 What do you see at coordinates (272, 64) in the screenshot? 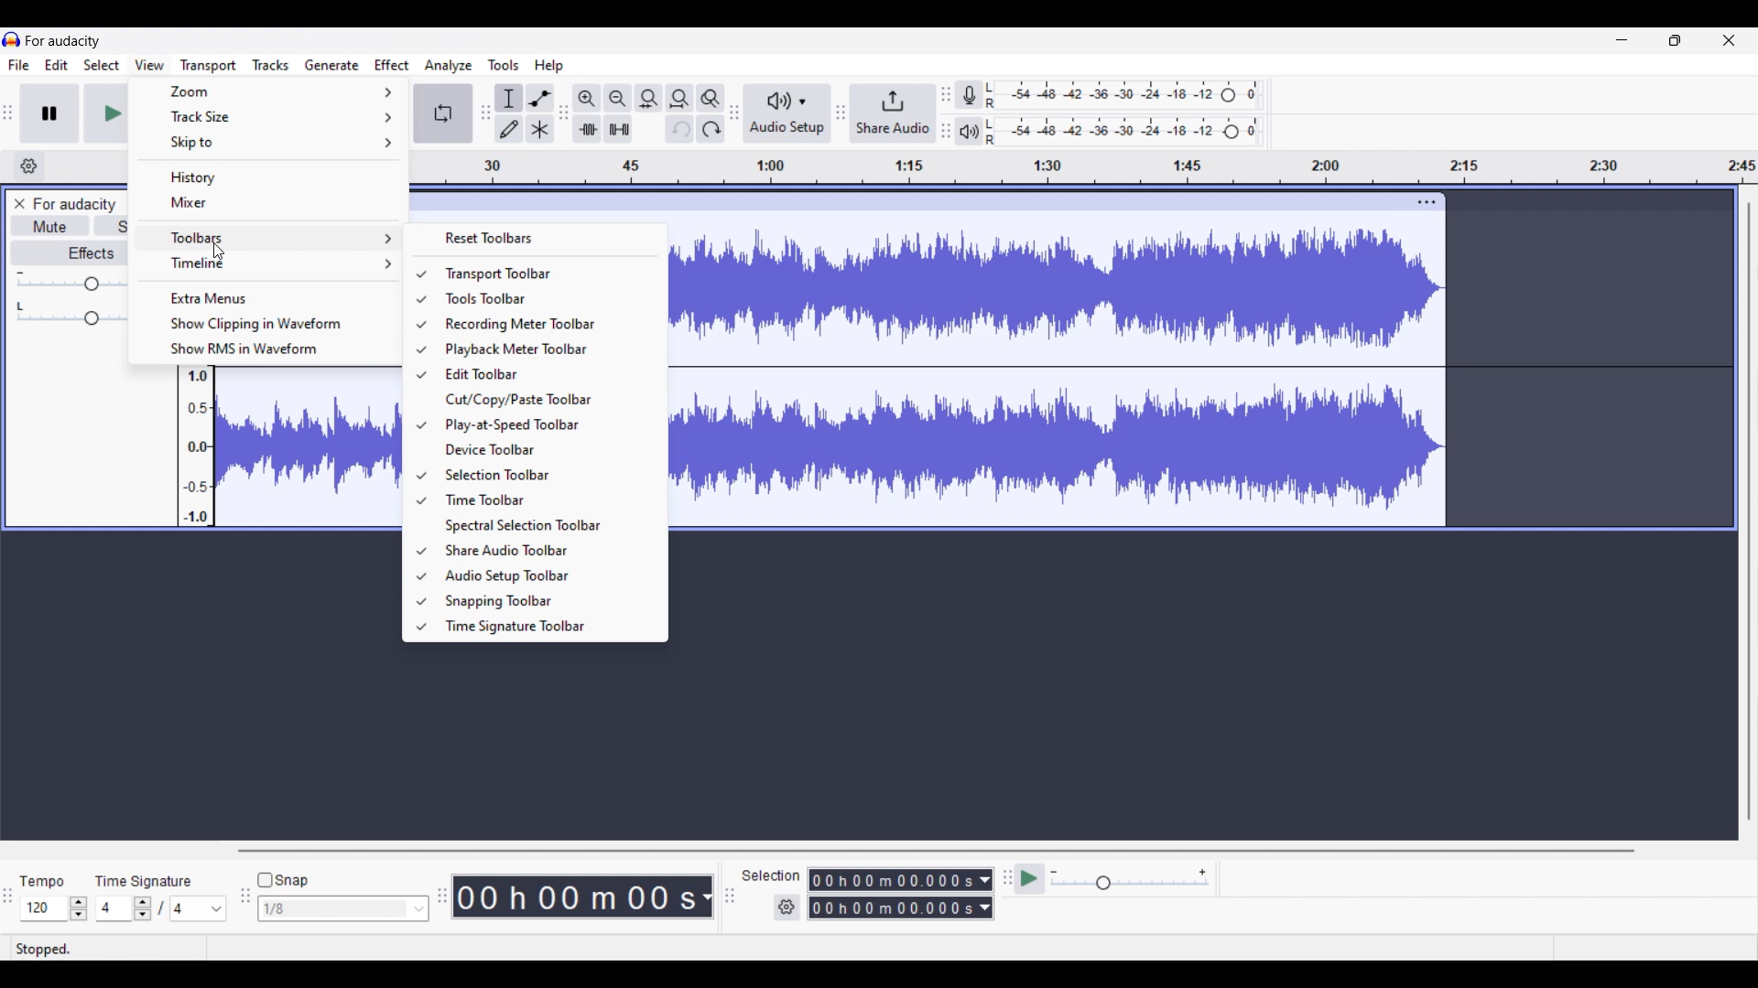
I see `Tracks` at bounding box center [272, 64].